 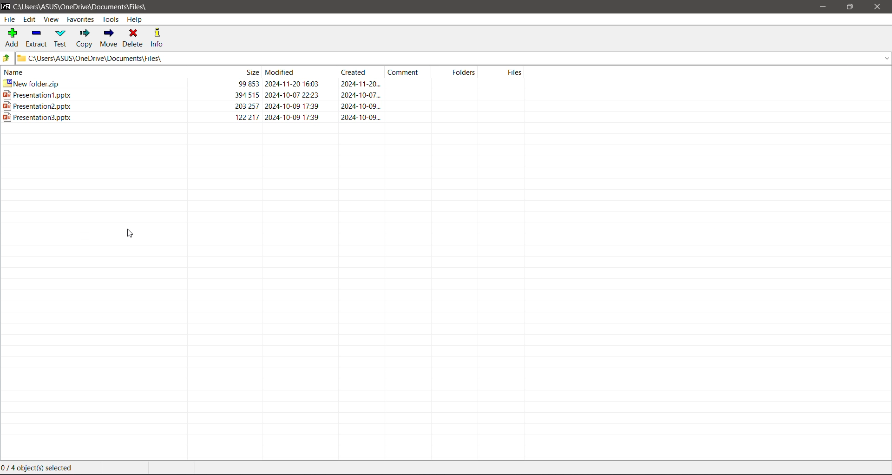 I want to click on Favorites, so click(x=81, y=20).